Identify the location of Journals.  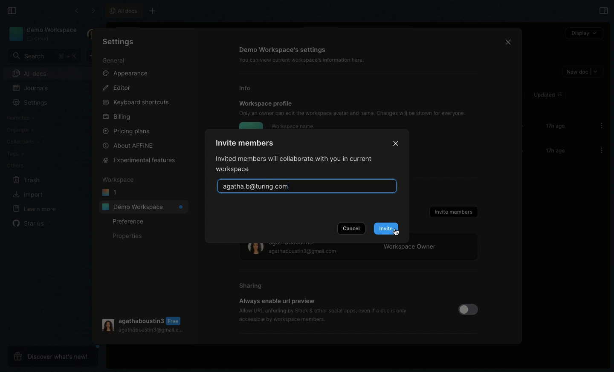
(30, 88).